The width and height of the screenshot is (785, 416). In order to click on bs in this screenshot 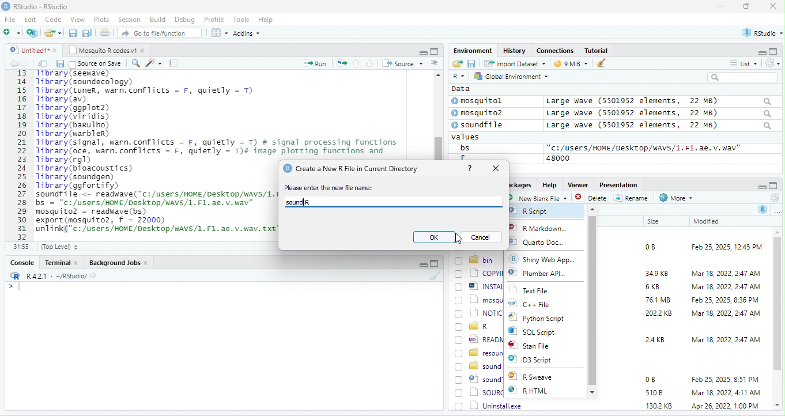, I will do `click(463, 148)`.